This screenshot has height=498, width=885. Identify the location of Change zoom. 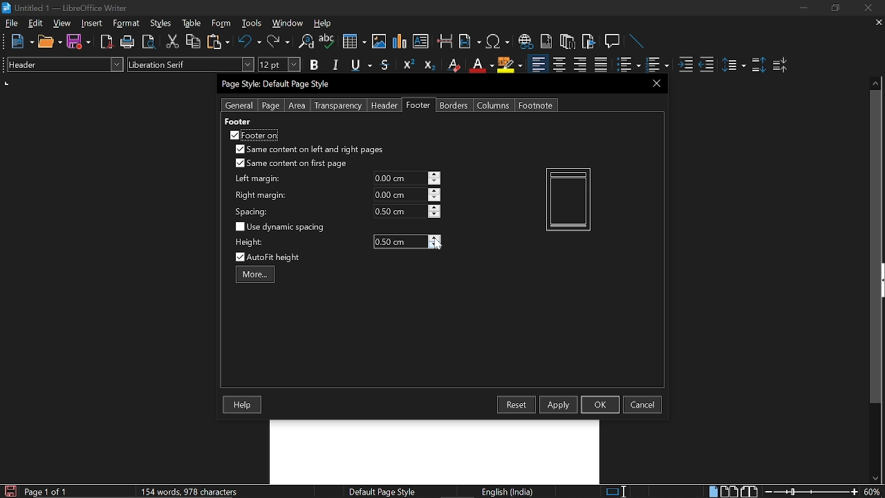
(812, 492).